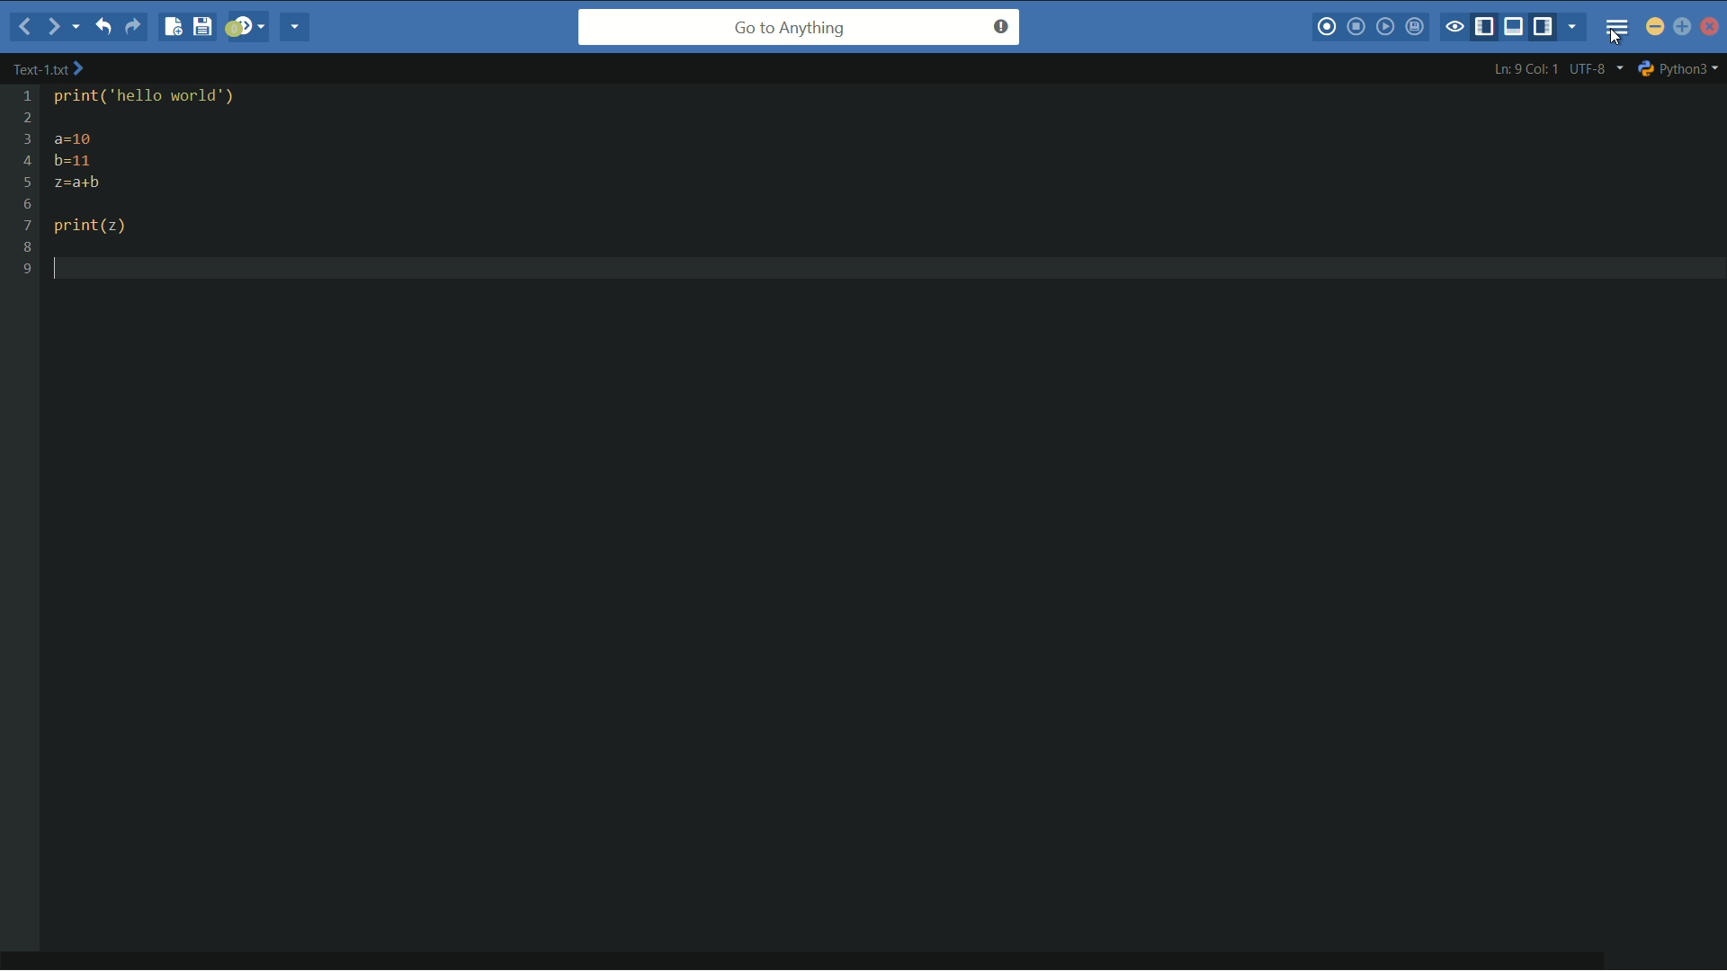  Describe the element at coordinates (1417, 28) in the screenshot. I see `save macro to toolbox` at that location.